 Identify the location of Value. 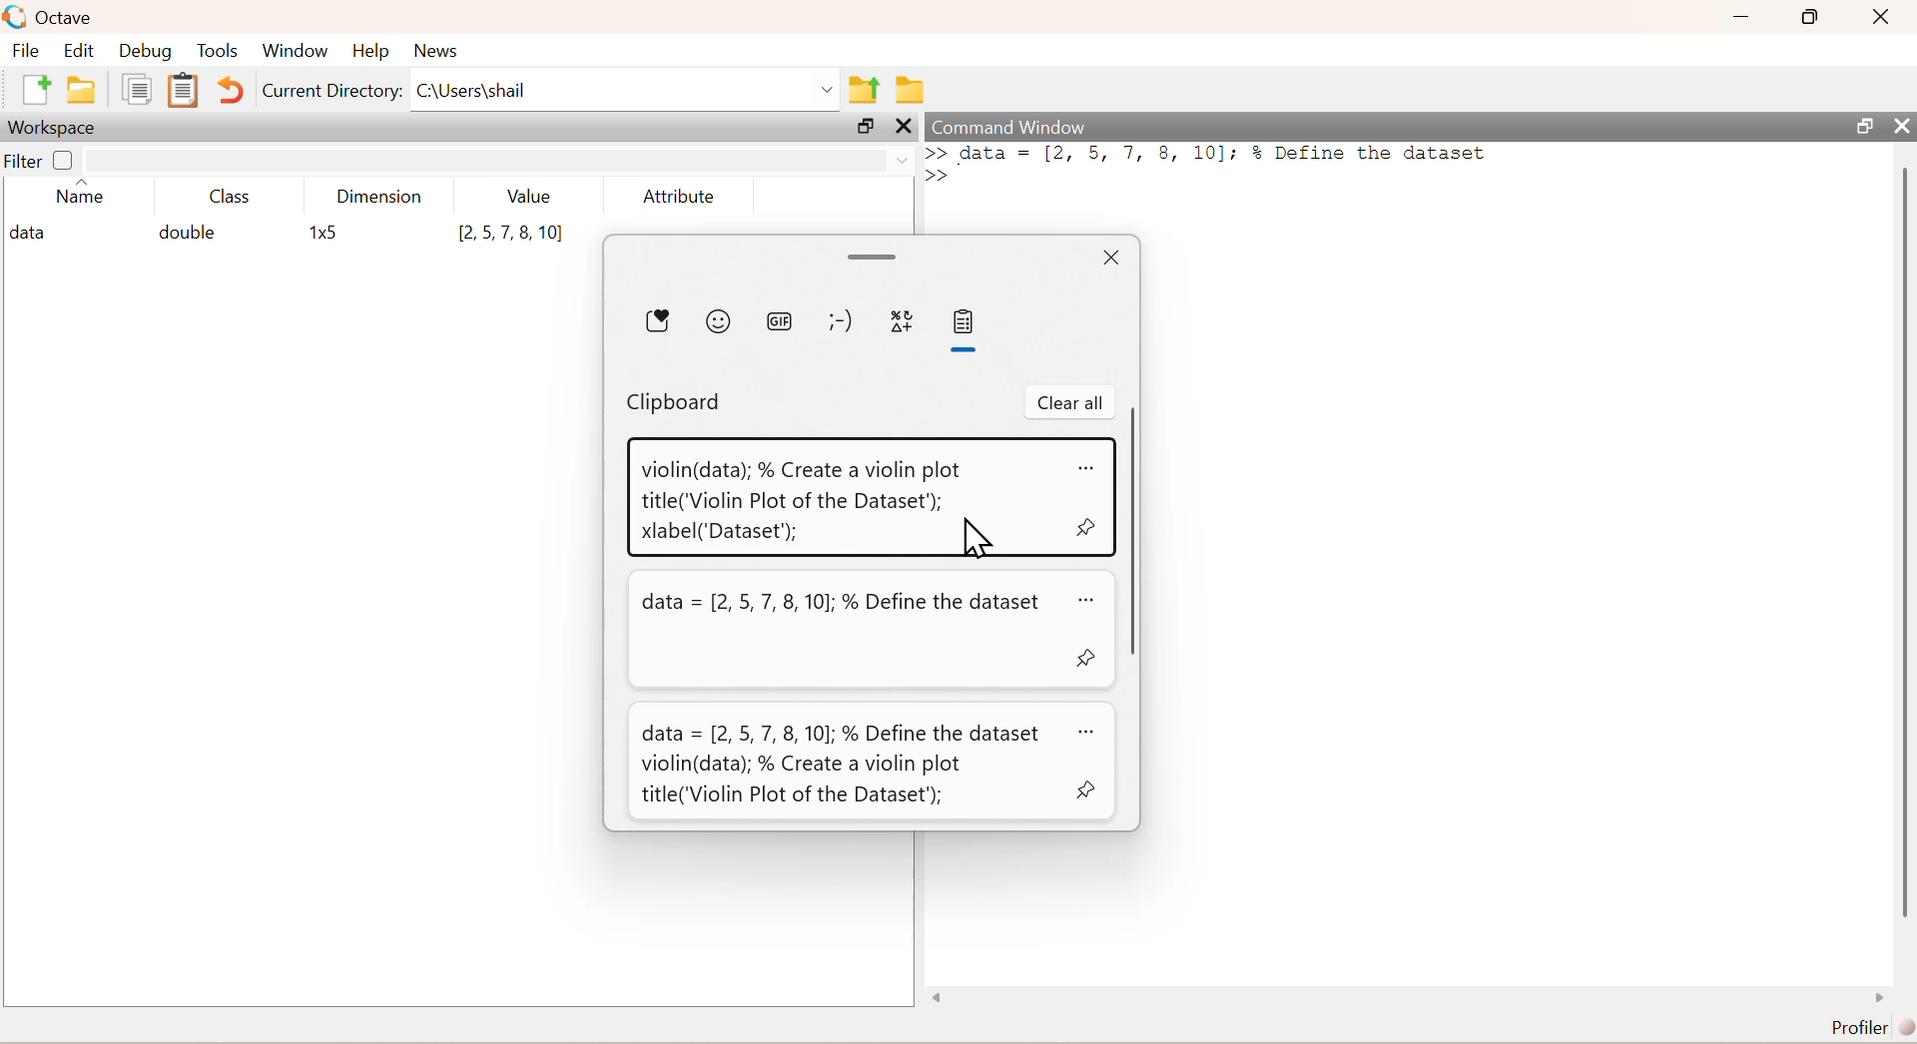
(530, 196).